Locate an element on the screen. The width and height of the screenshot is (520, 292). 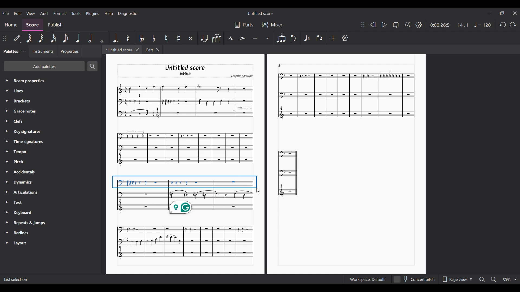
Slur is located at coordinates (217, 38).